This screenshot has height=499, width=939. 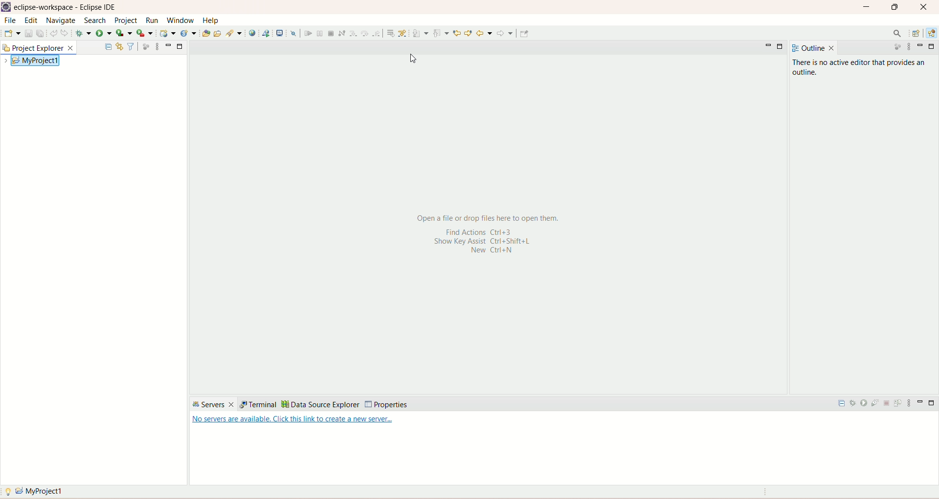 What do you see at coordinates (865, 405) in the screenshot?
I see `start the server` at bounding box center [865, 405].